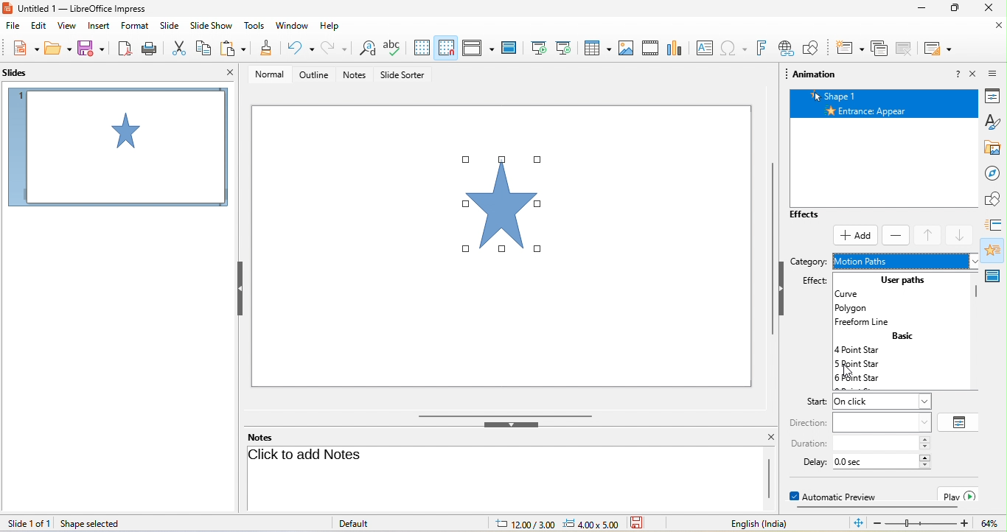  I want to click on curve, so click(857, 294).